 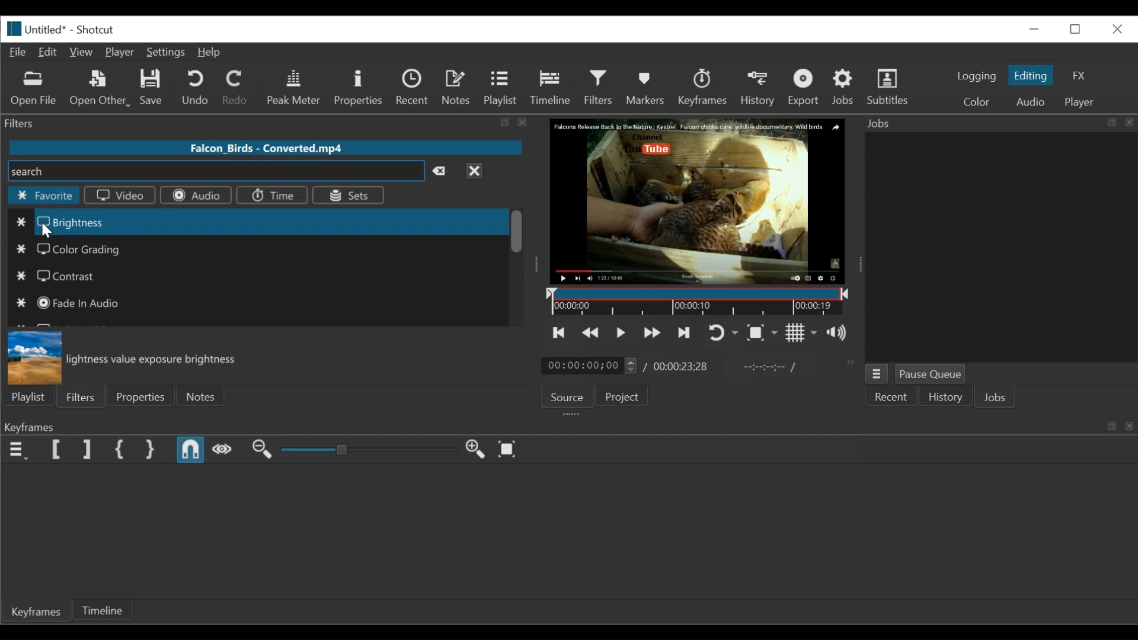 I want to click on Play forward quickly, so click(x=650, y=333).